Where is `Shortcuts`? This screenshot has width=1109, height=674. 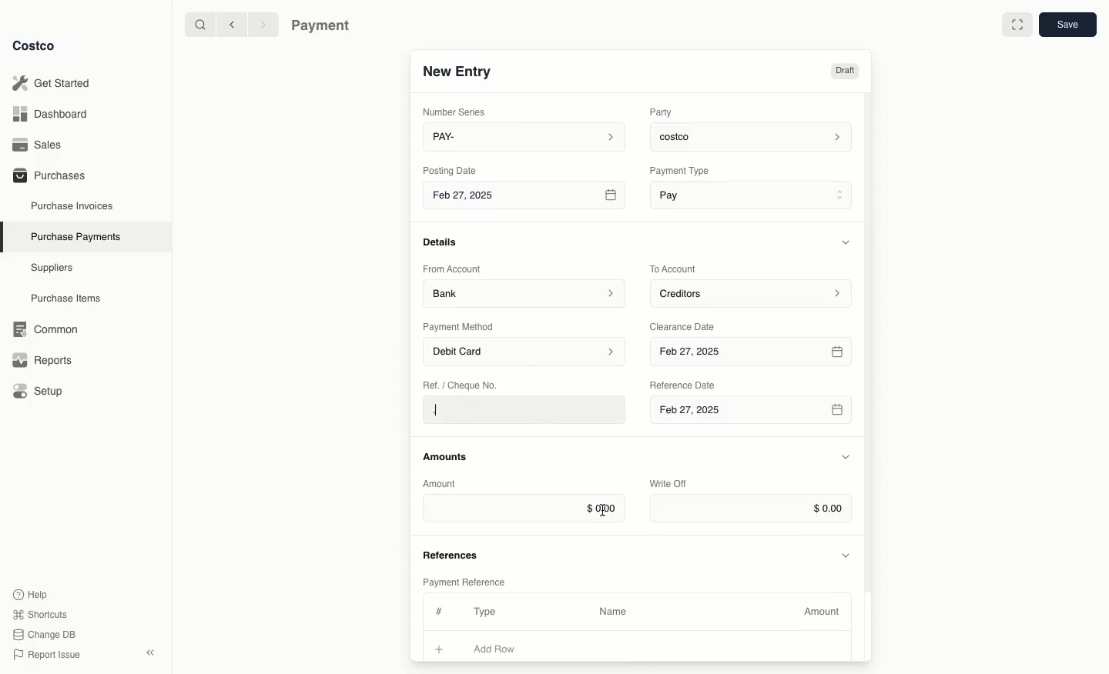 Shortcuts is located at coordinates (39, 613).